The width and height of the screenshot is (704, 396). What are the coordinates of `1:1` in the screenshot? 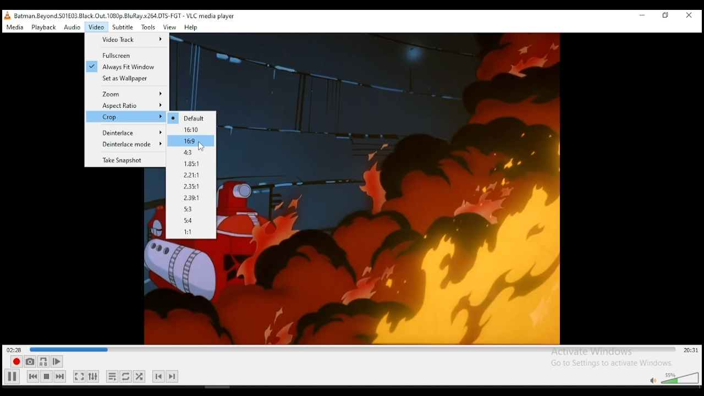 It's located at (190, 233).